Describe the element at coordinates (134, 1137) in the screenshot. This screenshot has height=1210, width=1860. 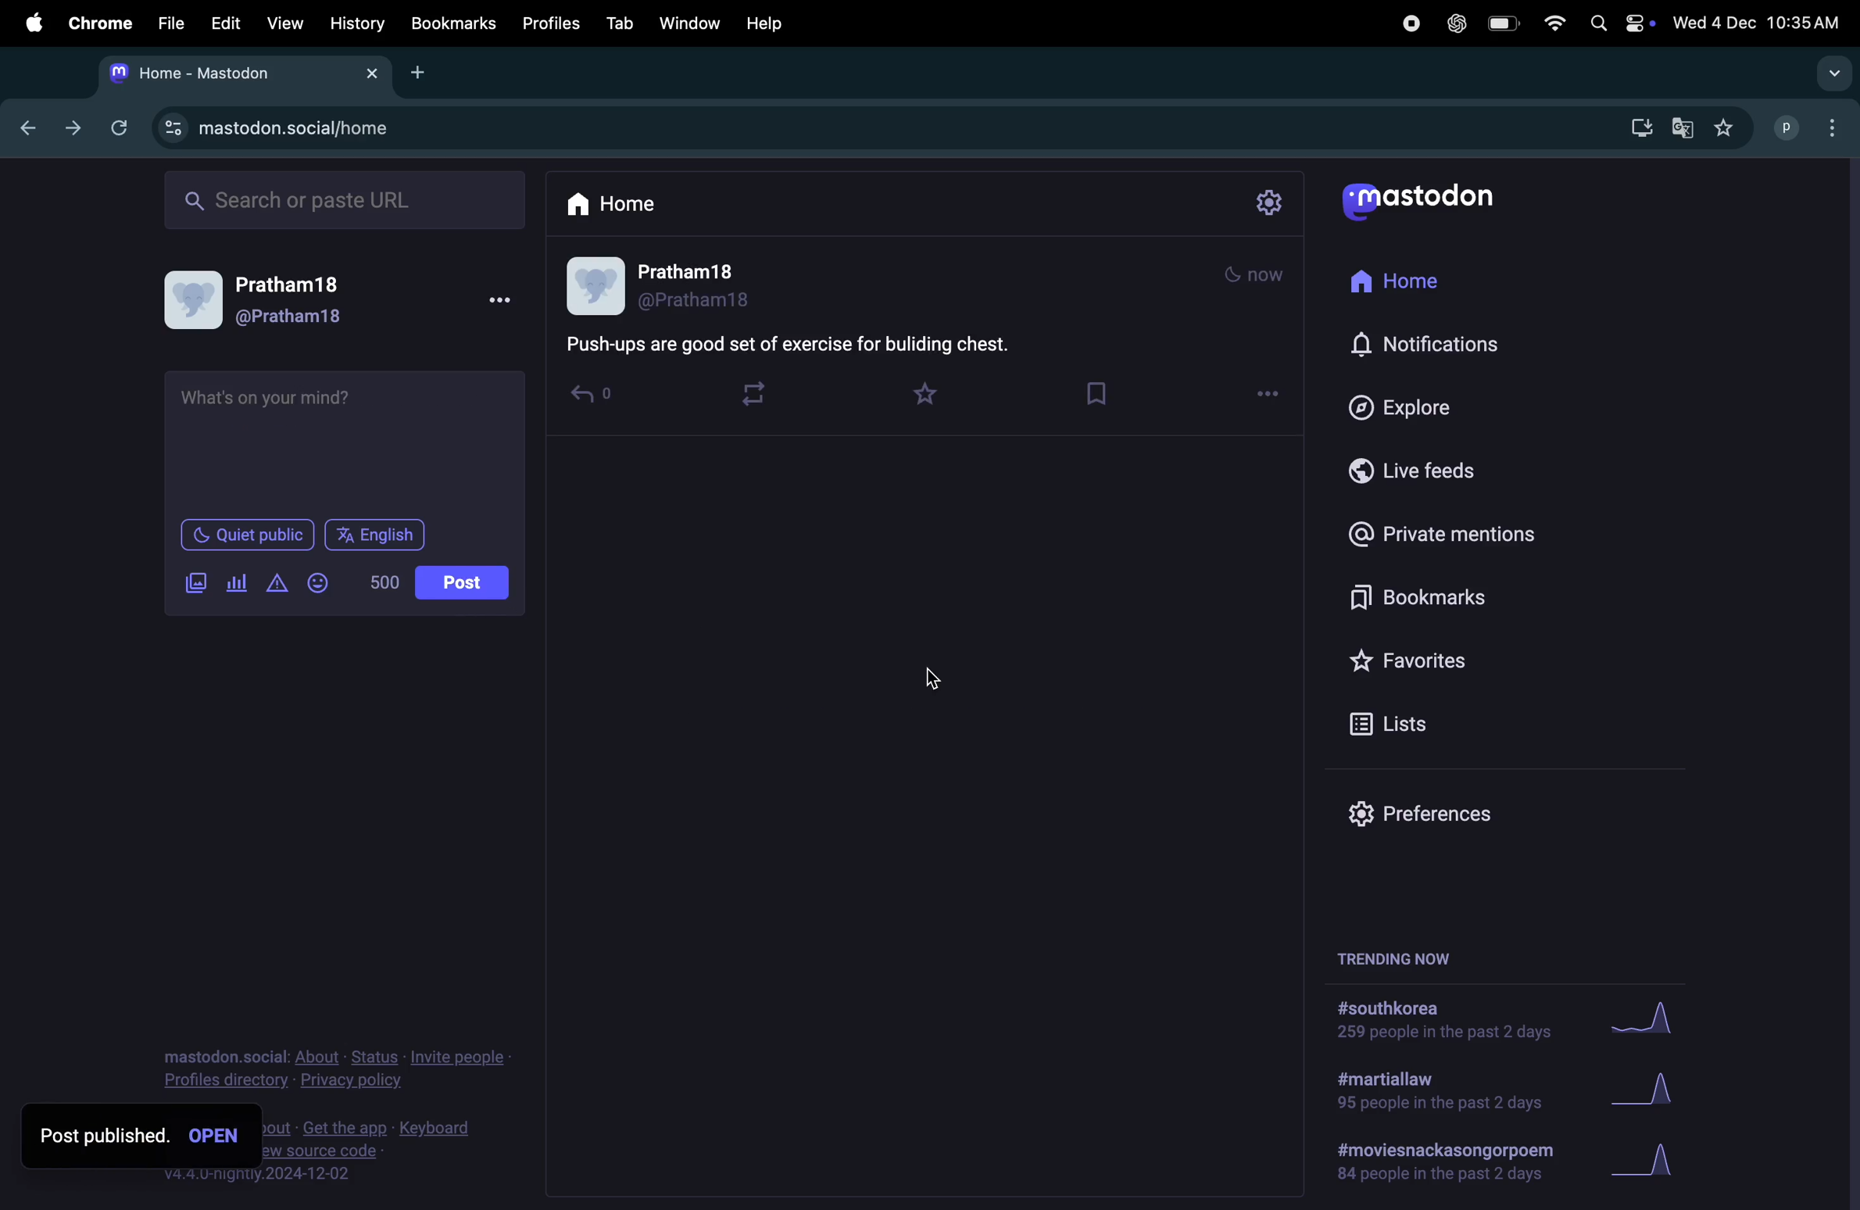
I see `post published` at that location.